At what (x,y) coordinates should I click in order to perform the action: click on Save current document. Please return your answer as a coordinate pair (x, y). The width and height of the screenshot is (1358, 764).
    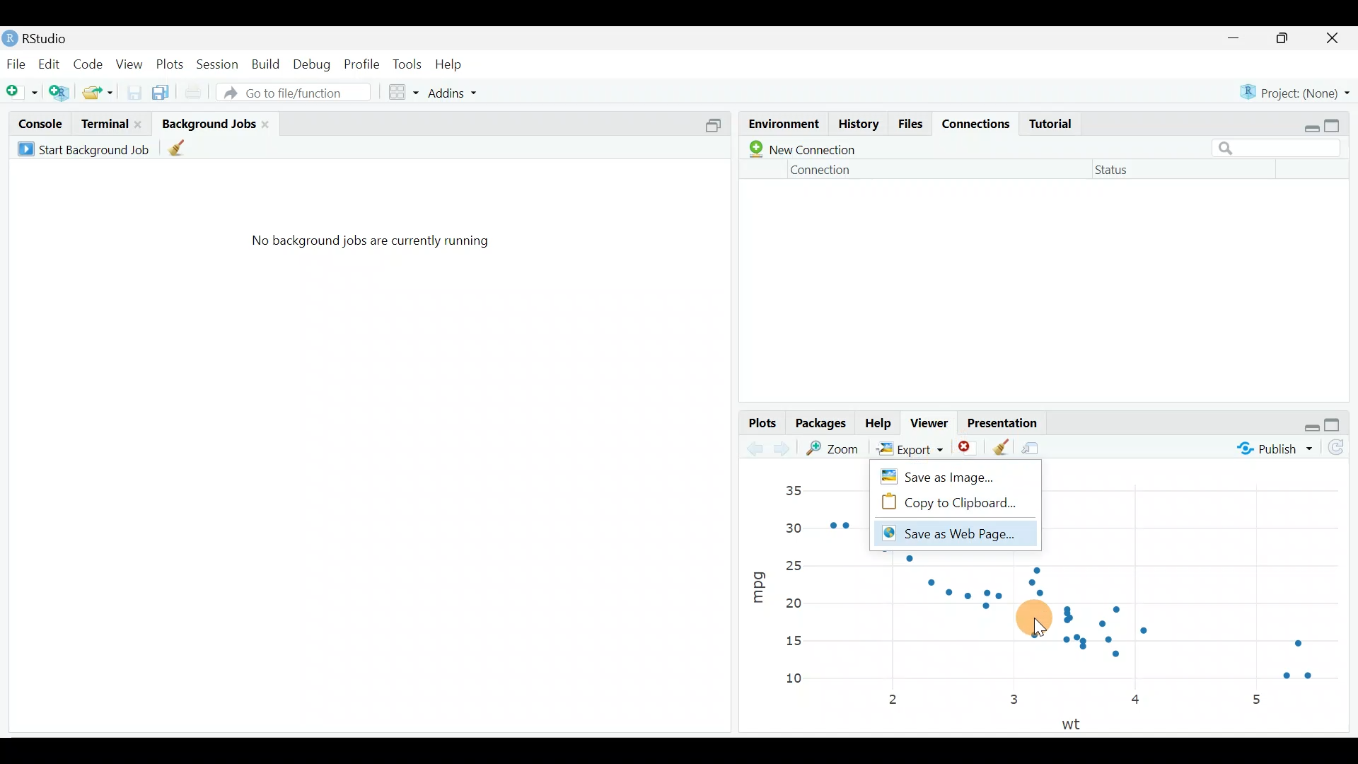
    Looking at the image, I should click on (133, 91).